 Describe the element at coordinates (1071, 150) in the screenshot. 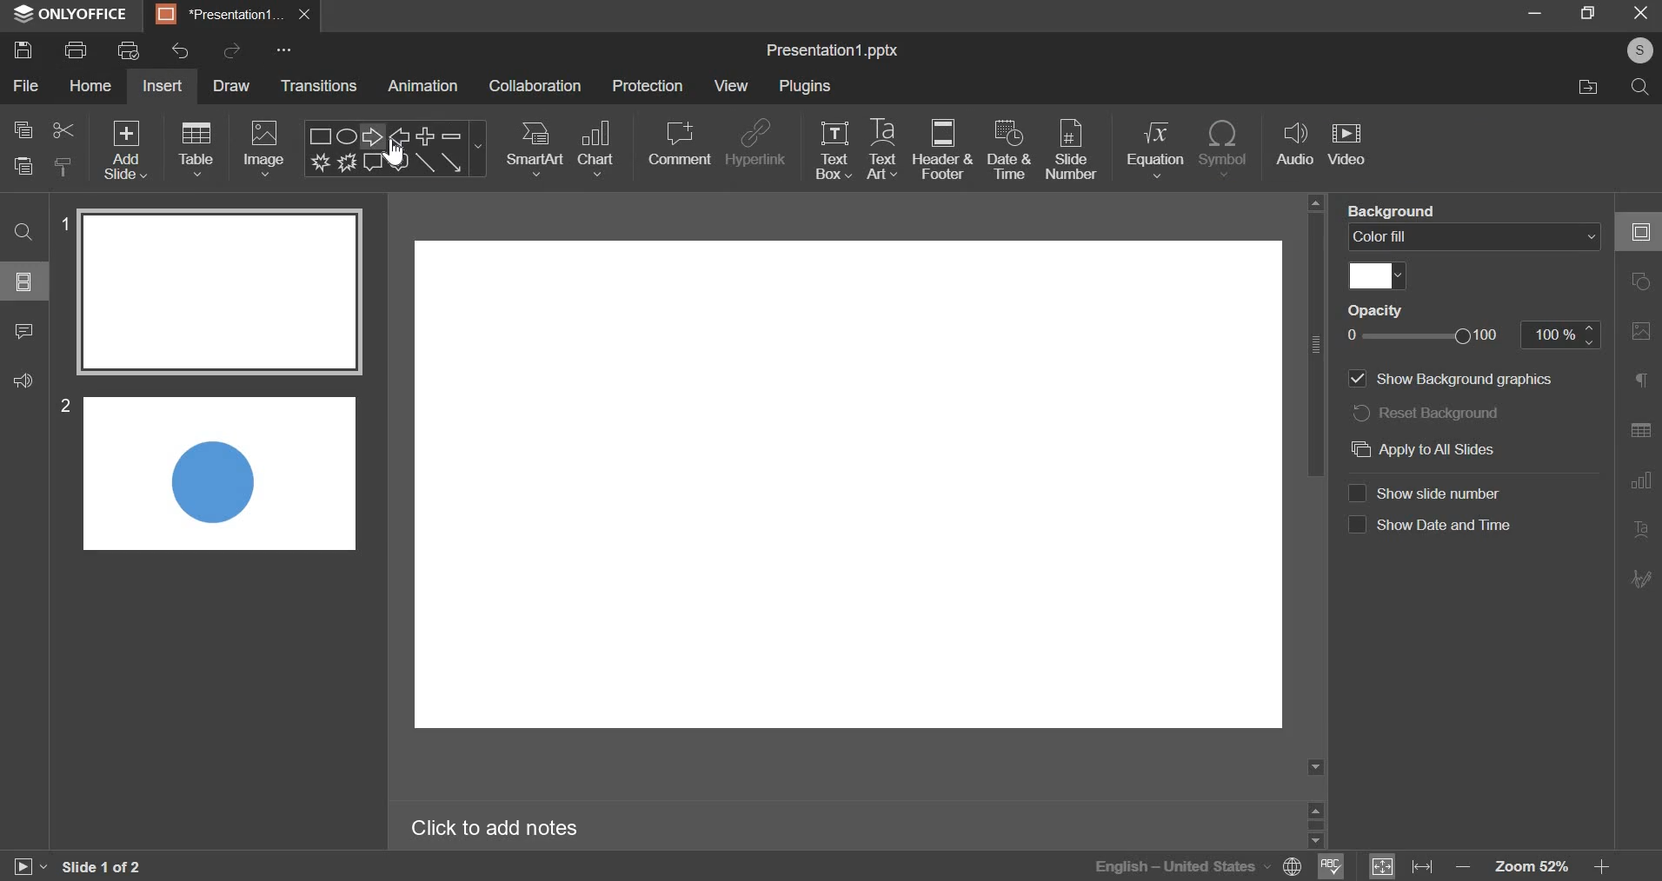

I see `slide number` at that location.